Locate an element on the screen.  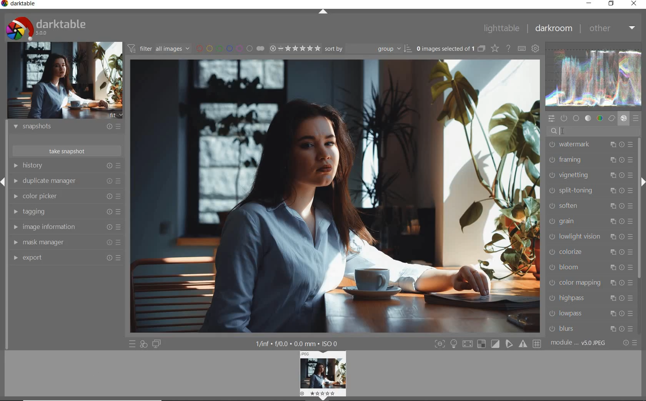
framing is located at coordinates (591, 160).